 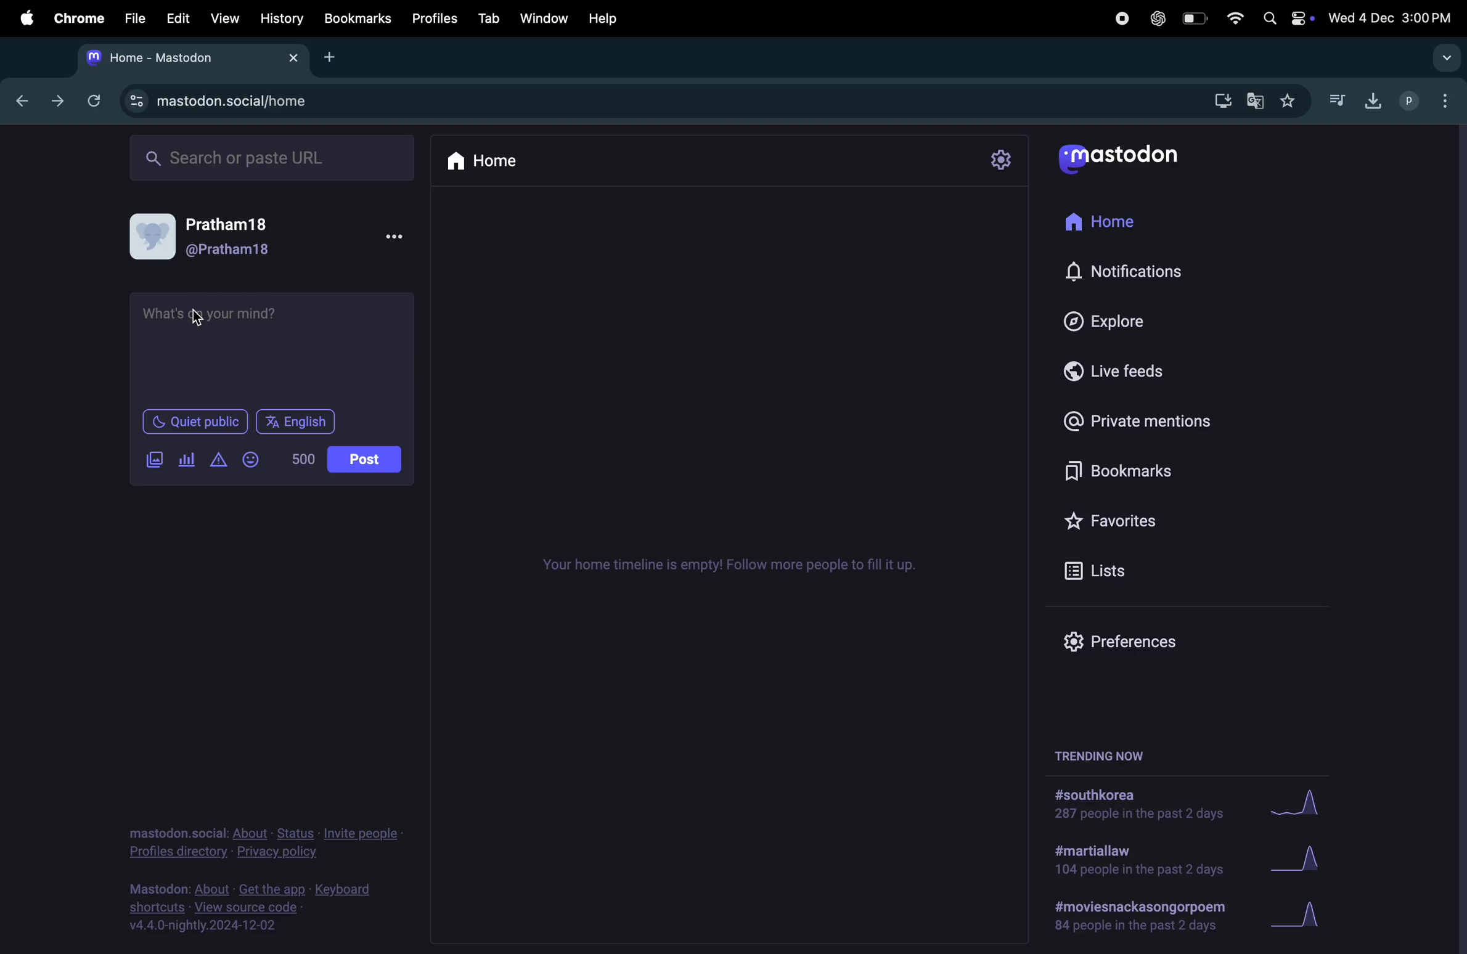 I want to click on apple widgets, so click(x=1285, y=20).